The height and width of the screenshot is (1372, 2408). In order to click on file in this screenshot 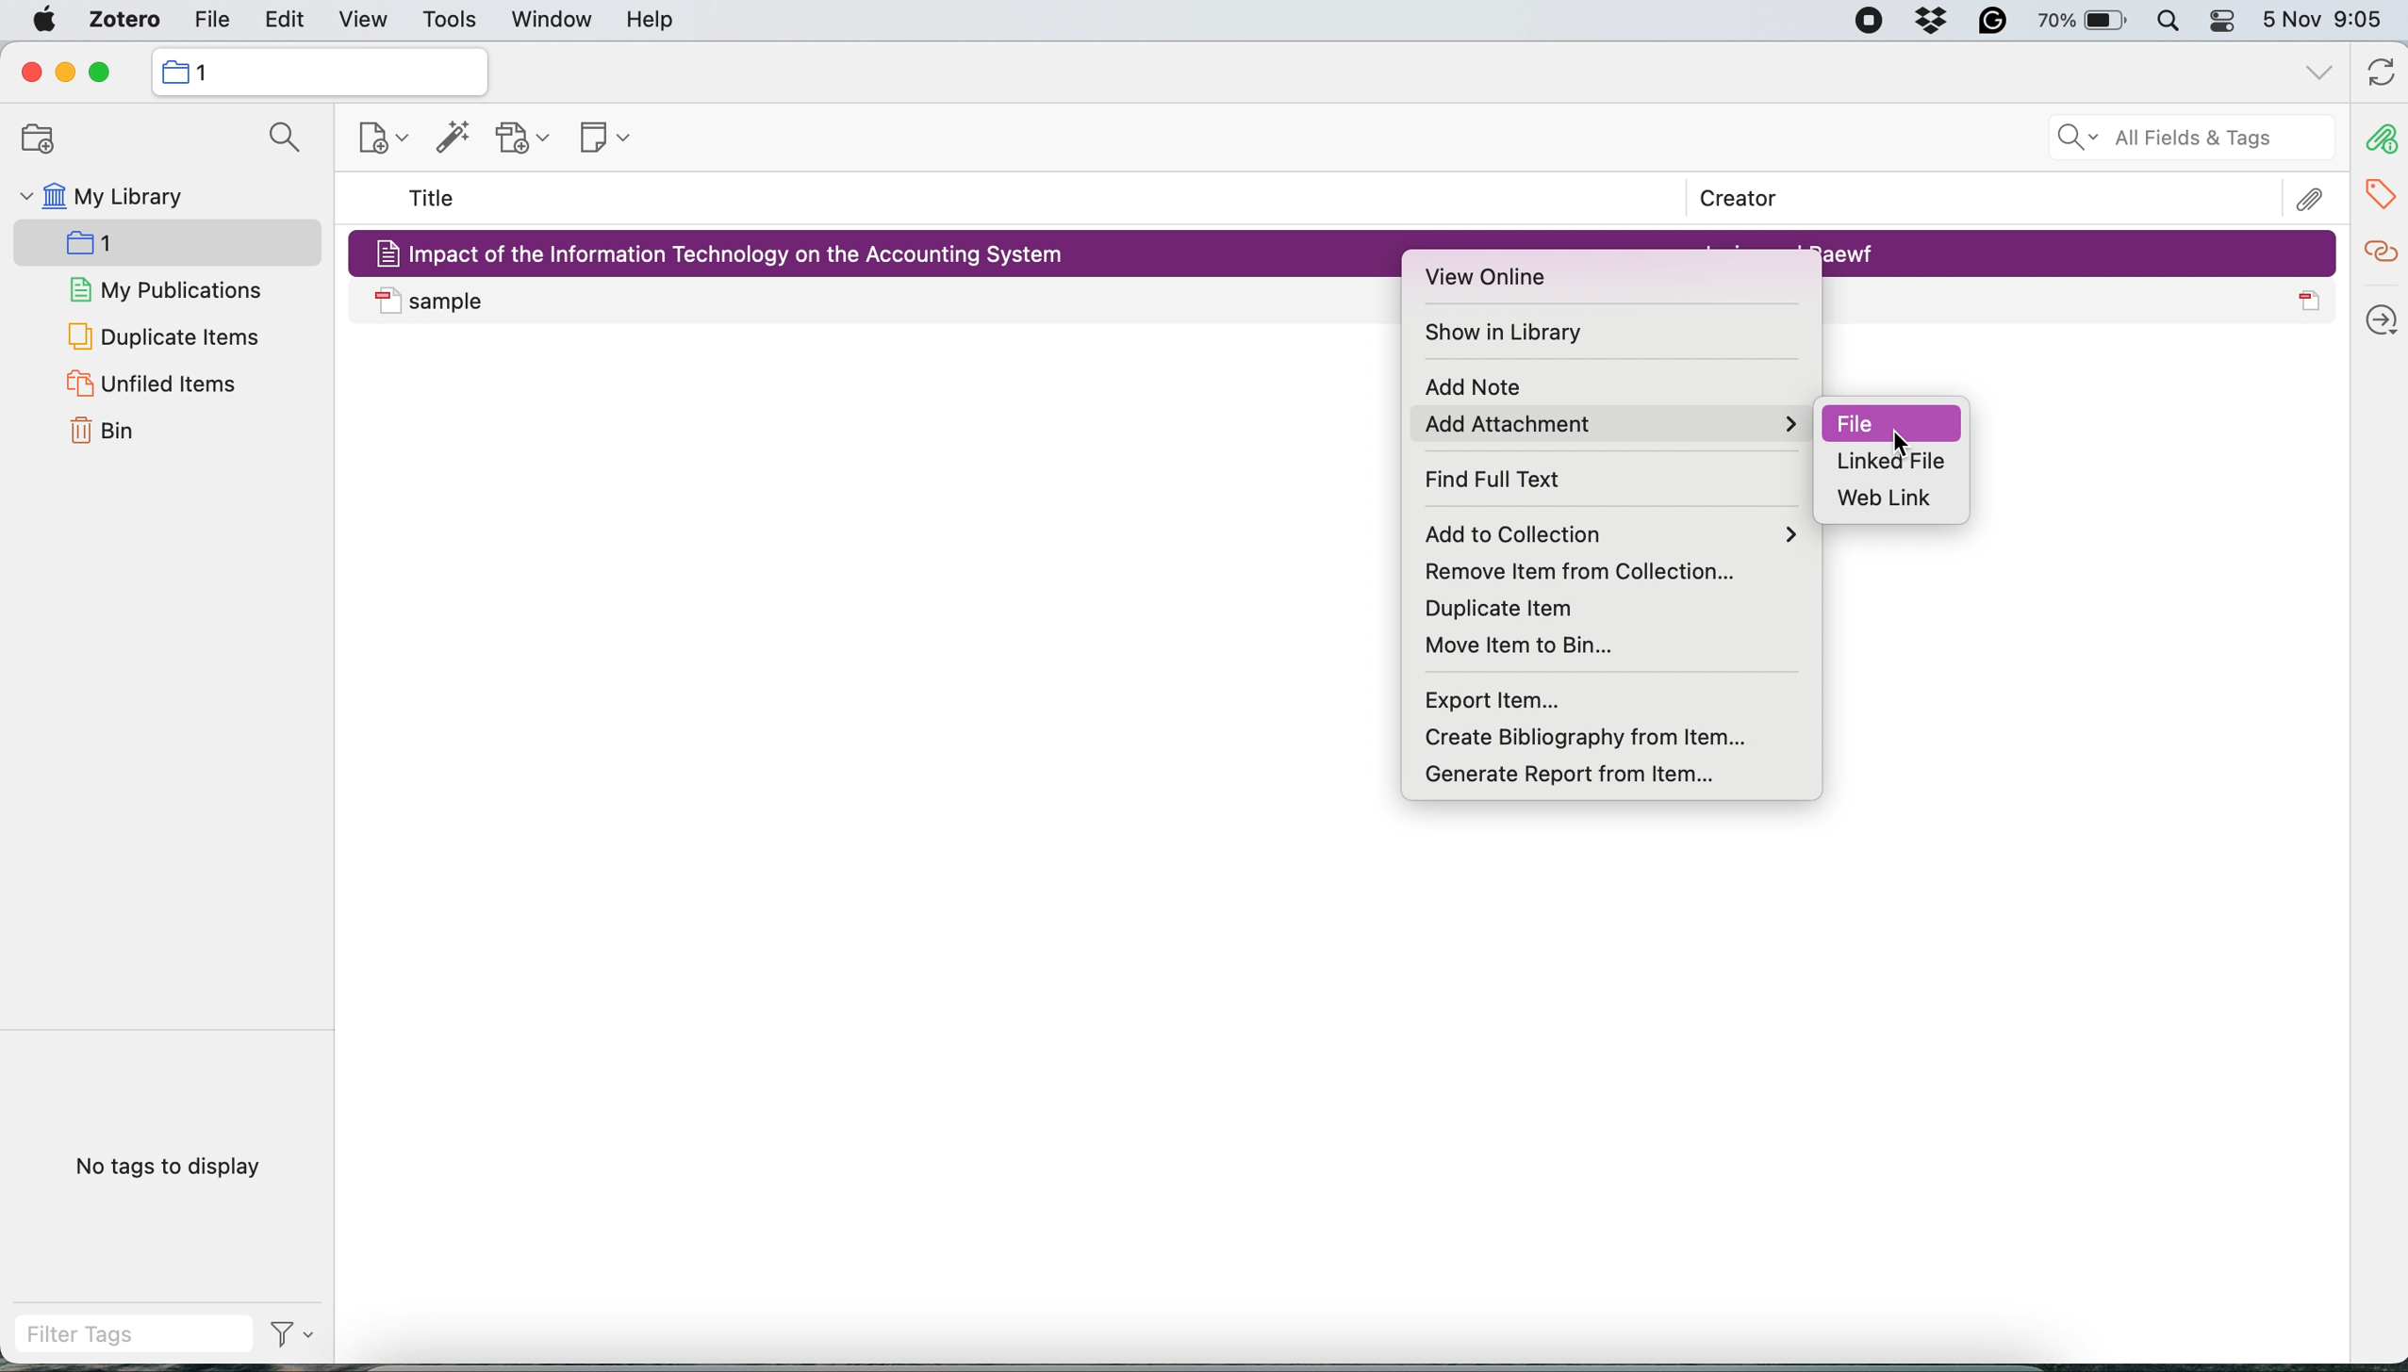, I will do `click(1900, 420)`.